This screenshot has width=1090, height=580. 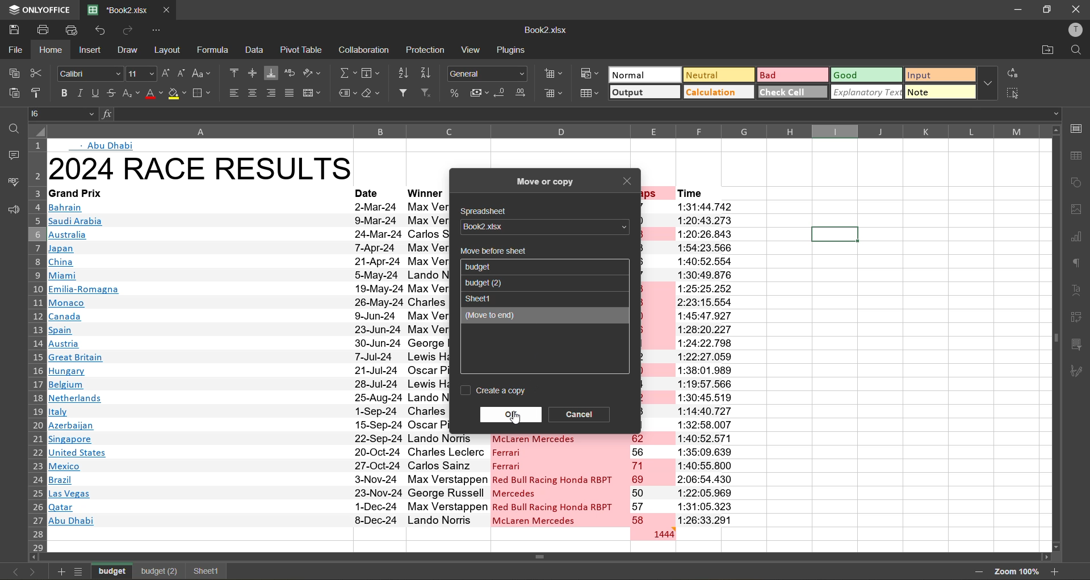 I want to click on sort ascending, so click(x=406, y=73).